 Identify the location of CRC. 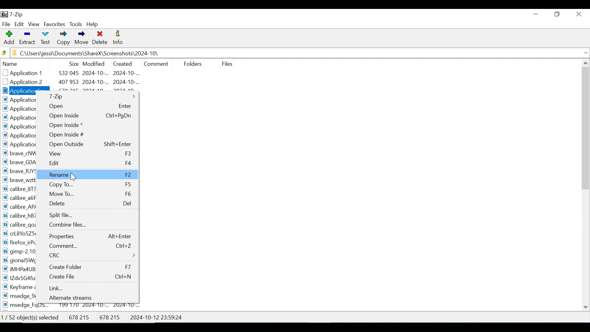
(87, 255).